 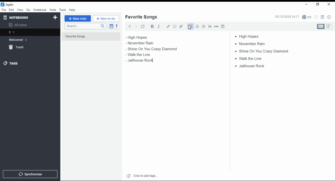 What do you see at coordinates (106, 19) in the screenshot?
I see `New to-do` at bounding box center [106, 19].